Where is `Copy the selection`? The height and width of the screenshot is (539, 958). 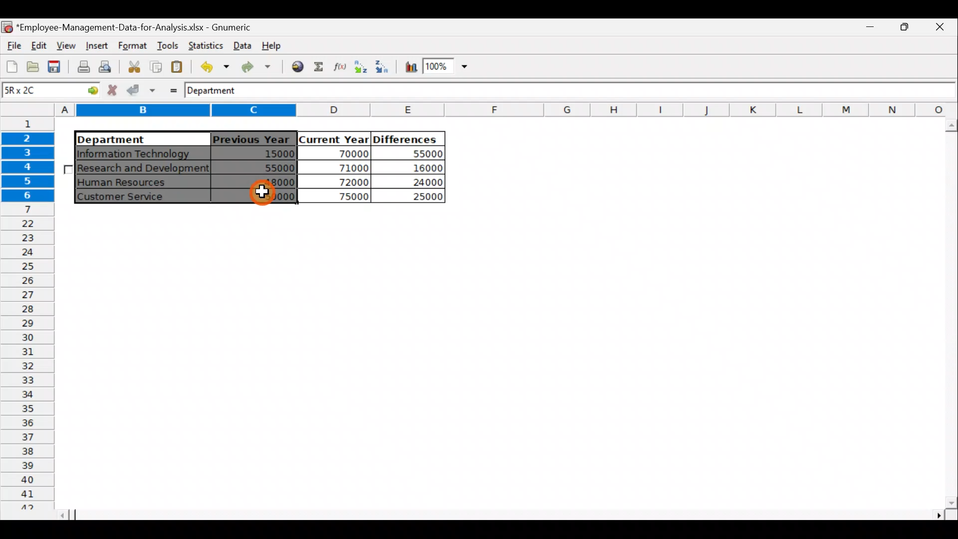
Copy the selection is located at coordinates (155, 67).